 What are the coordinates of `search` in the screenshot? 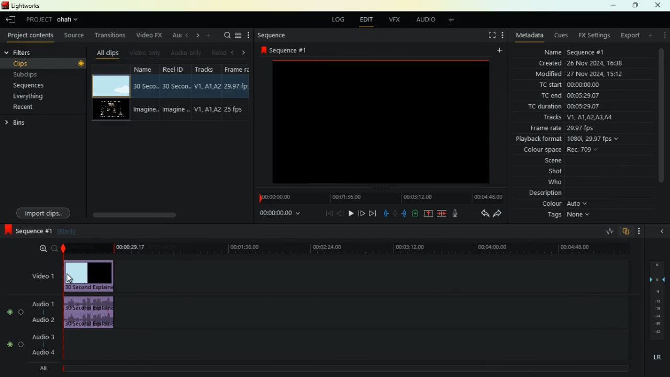 It's located at (226, 36).